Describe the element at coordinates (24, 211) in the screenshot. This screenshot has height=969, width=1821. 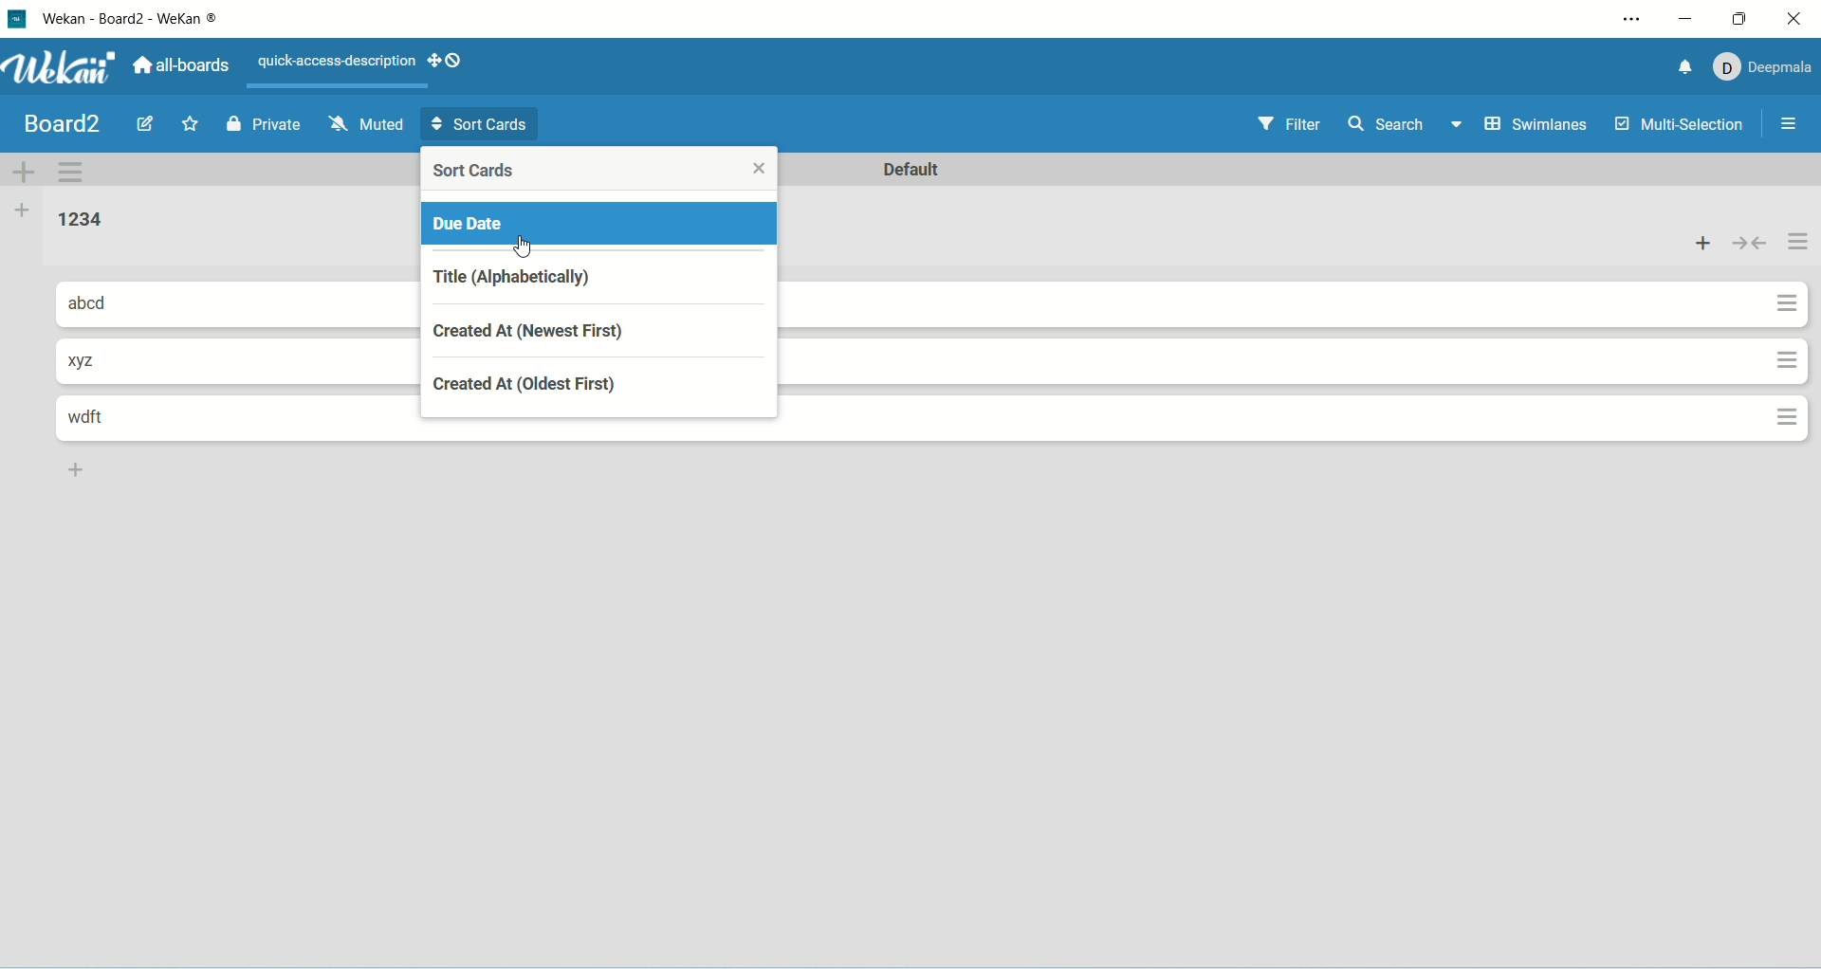
I see `add list` at that location.